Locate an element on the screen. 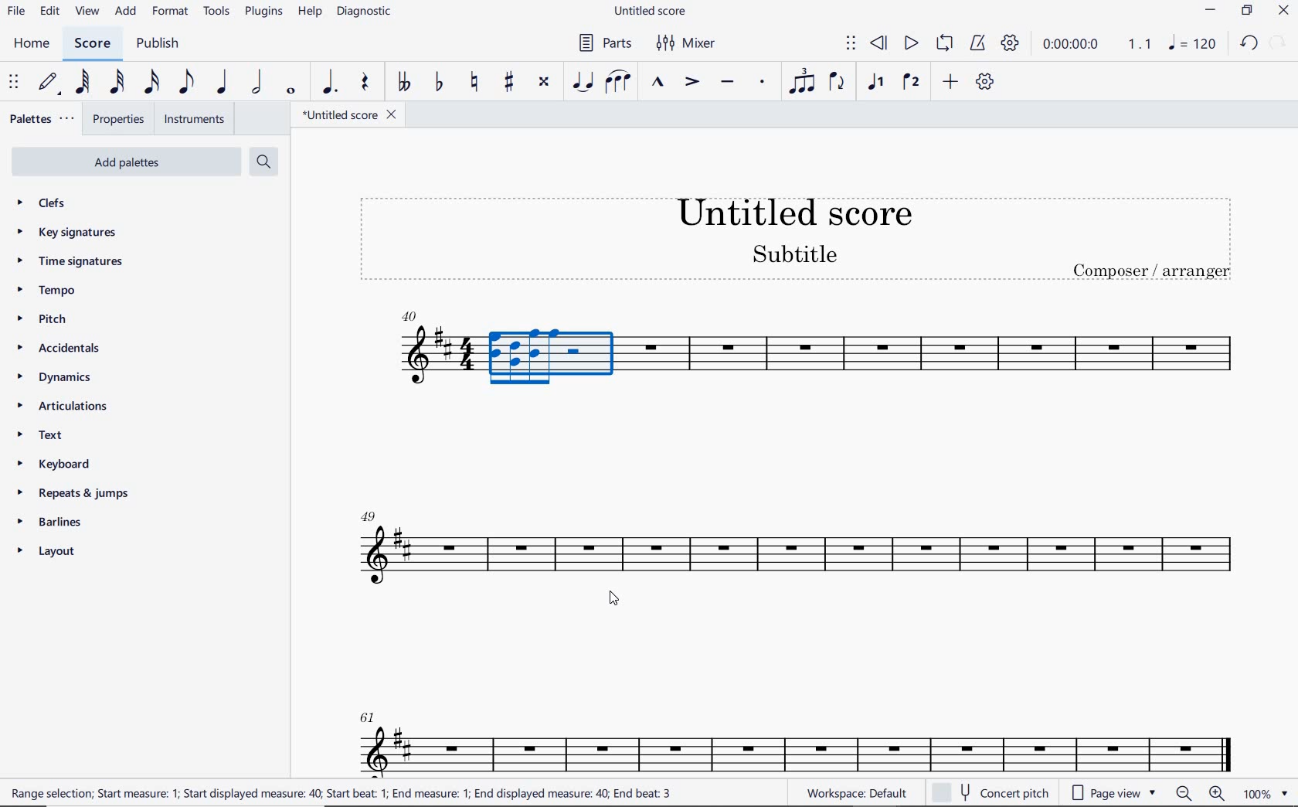 Image resolution: width=1298 pixels, height=807 pixels. HALF NOTE is located at coordinates (258, 83).